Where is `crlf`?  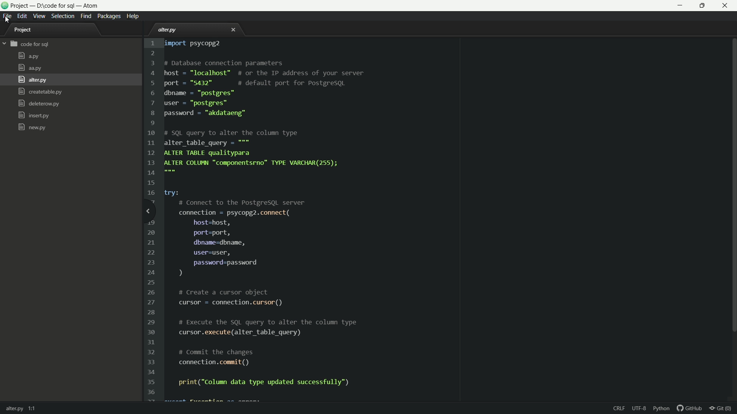 crlf is located at coordinates (620, 409).